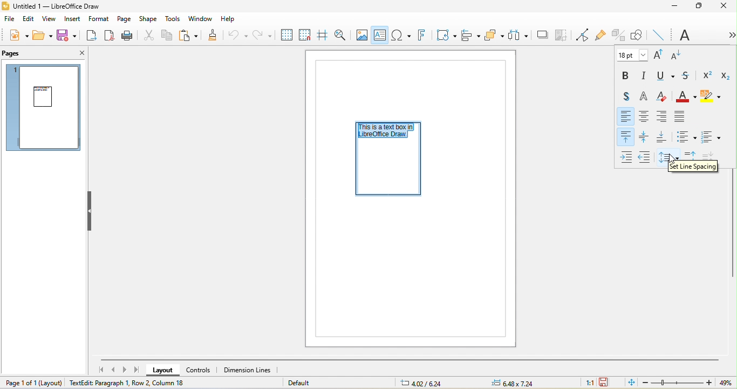 This screenshot has width=737, height=389. Describe the element at coordinates (674, 6) in the screenshot. I see `minimize` at that location.